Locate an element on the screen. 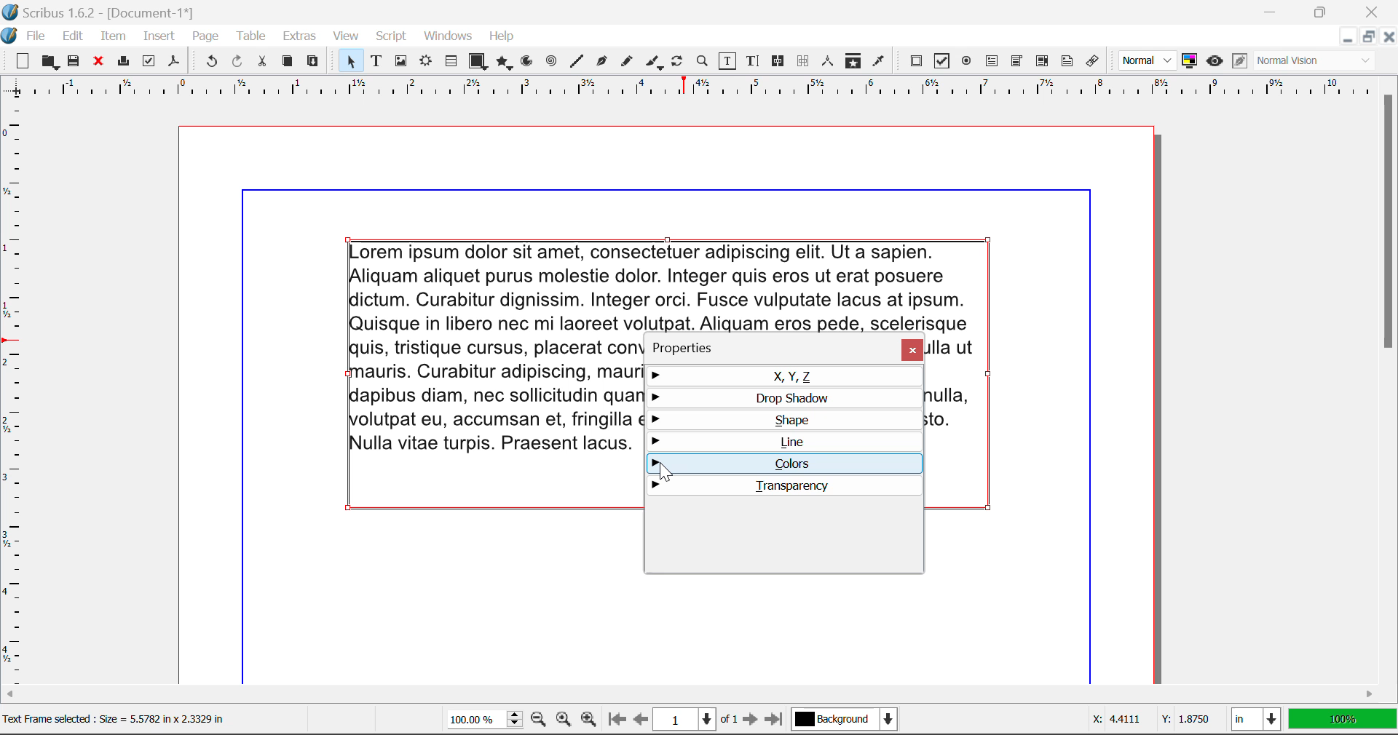  Preview Mode is located at coordinates (1215, 61).